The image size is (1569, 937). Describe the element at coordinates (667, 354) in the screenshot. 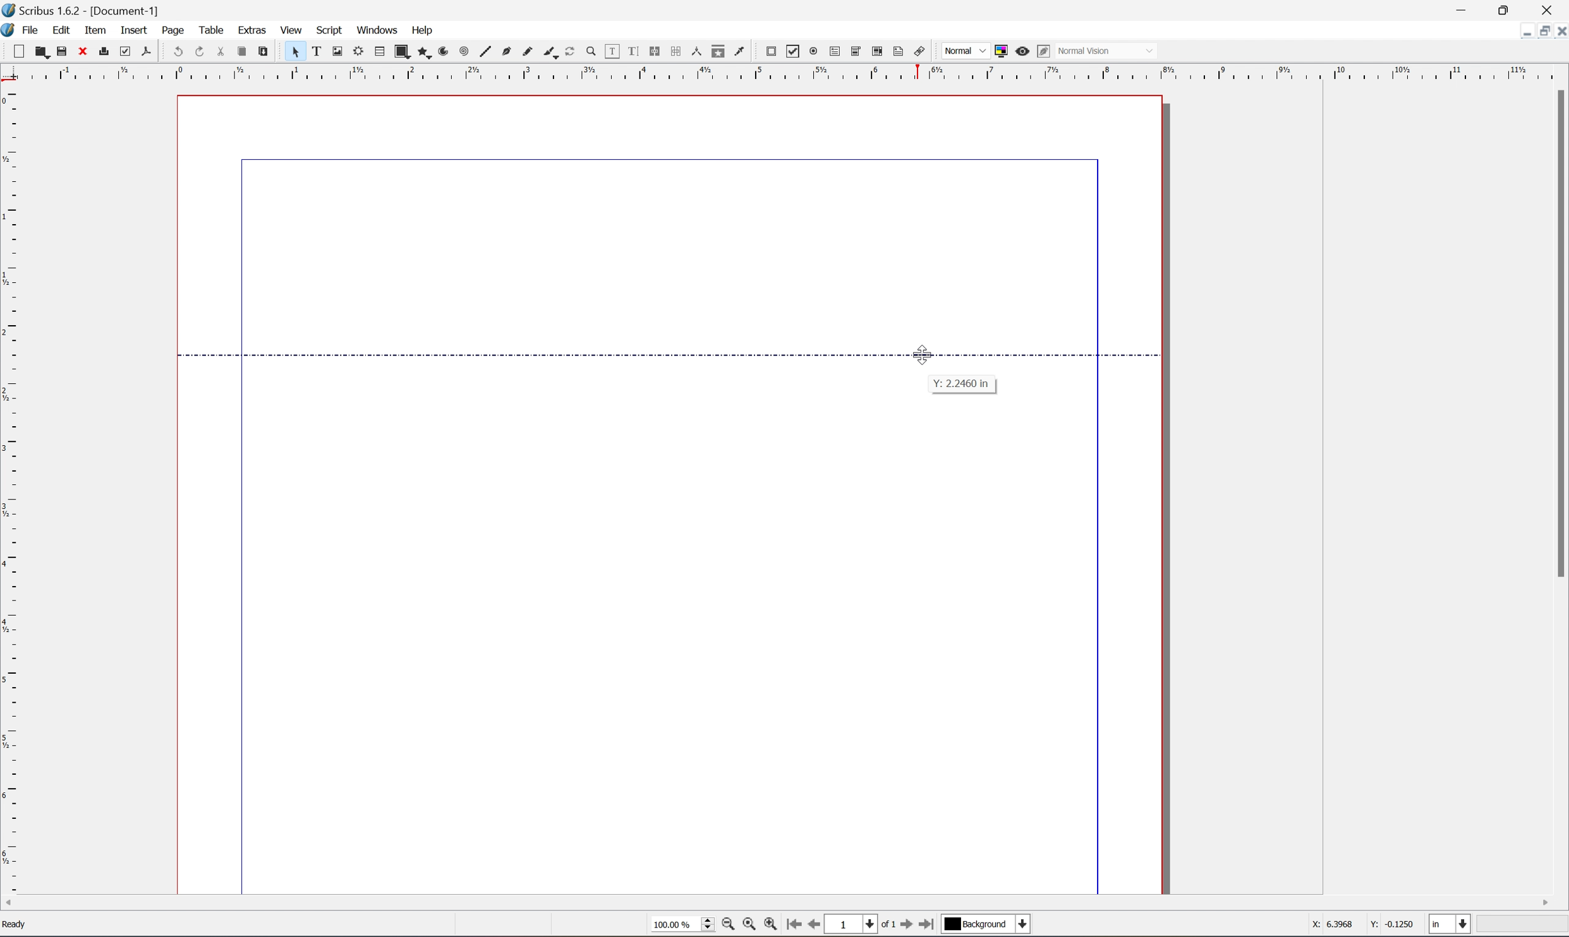

I see `Guide` at that location.